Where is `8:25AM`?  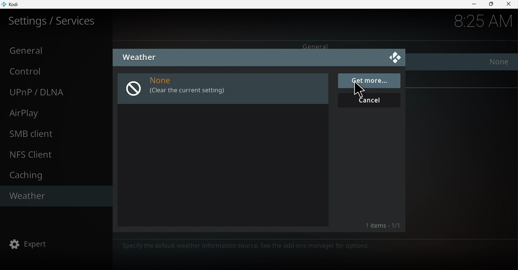
8:25AM is located at coordinates (484, 20).